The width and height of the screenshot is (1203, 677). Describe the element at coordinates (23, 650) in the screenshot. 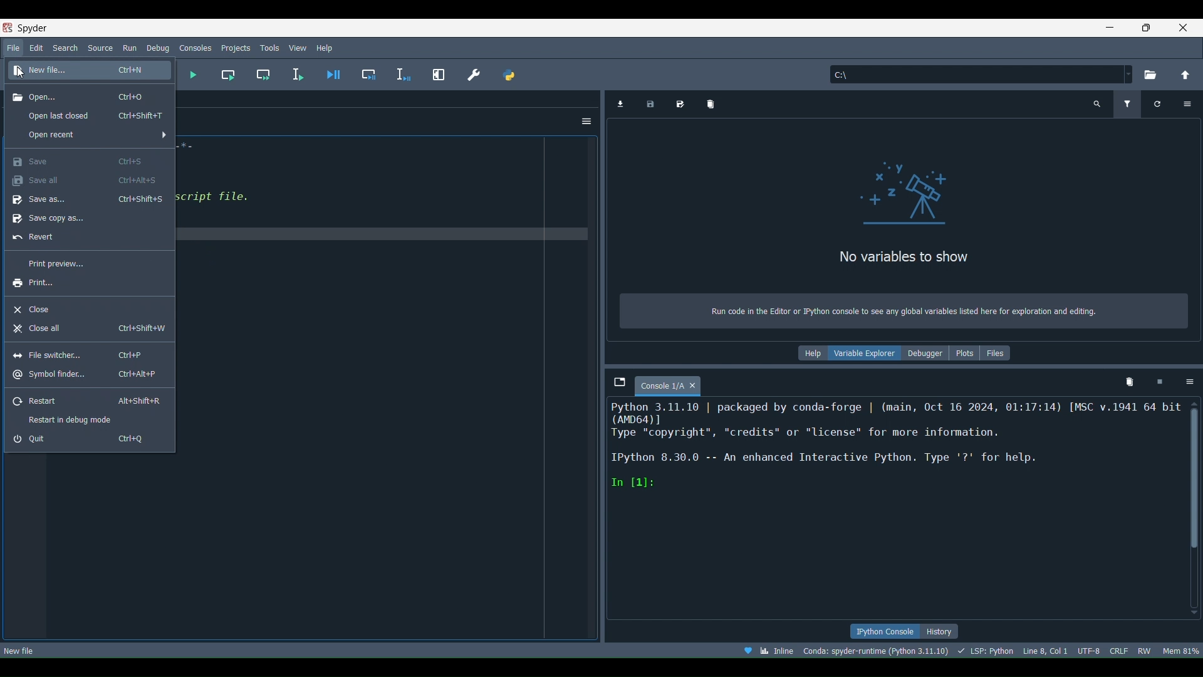

I see `New file` at that location.